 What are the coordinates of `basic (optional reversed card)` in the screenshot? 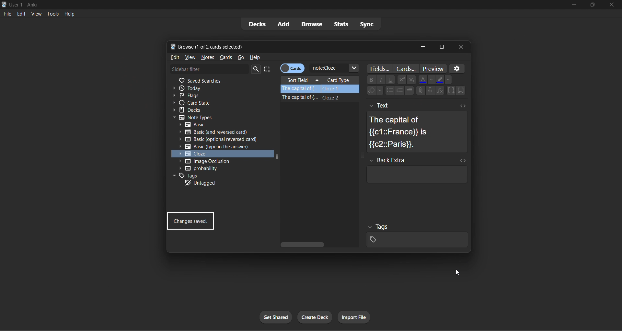 It's located at (218, 140).